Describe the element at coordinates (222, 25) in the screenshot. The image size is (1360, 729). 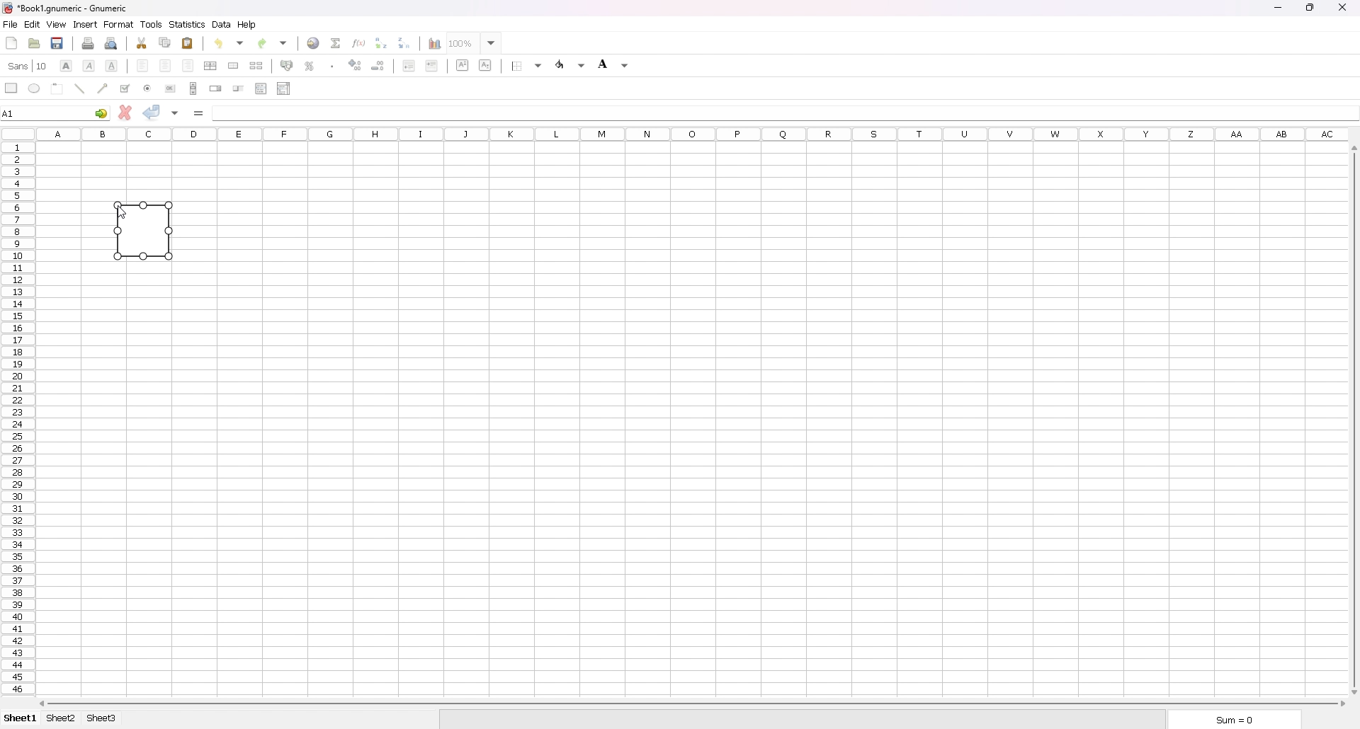
I see `data` at that location.